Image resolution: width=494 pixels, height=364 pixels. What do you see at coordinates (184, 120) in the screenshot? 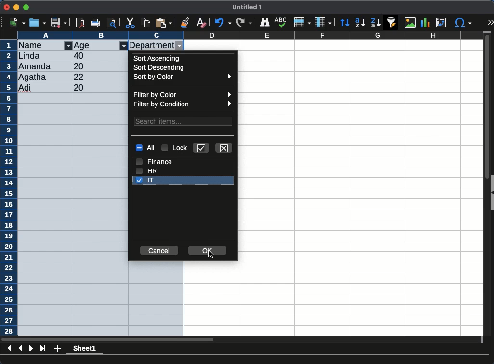
I see `search items` at bounding box center [184, 120].